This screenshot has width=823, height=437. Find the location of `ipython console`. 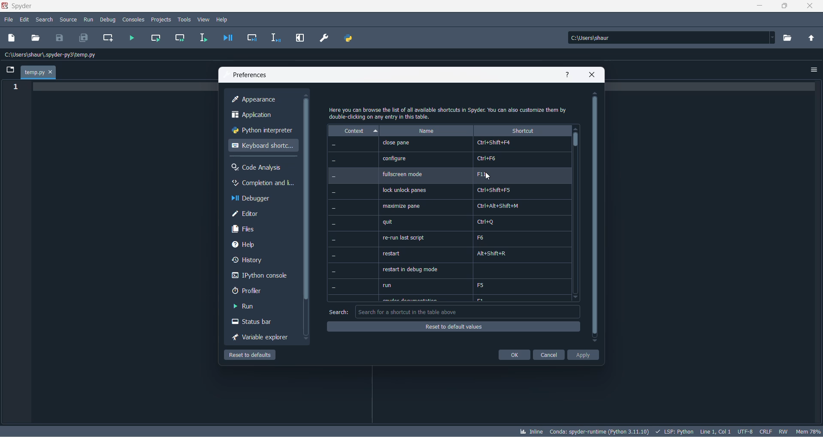

ipython console is located at coordinates (260, 276).